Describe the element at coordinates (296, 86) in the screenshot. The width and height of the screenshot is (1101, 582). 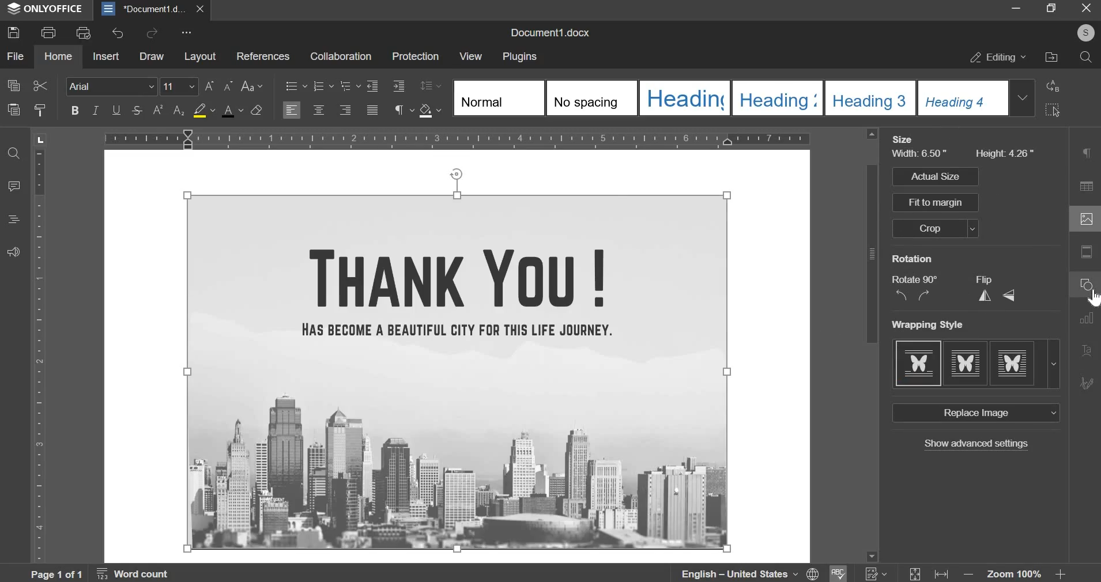
I see `bullets` at that location.